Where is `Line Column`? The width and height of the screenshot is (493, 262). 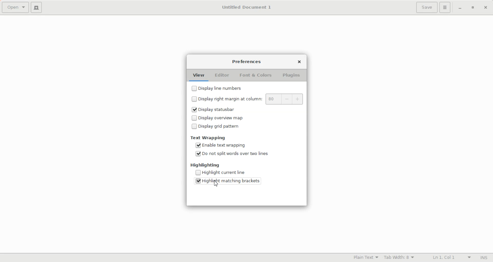
Line Column is located at coordinates (447, 258).